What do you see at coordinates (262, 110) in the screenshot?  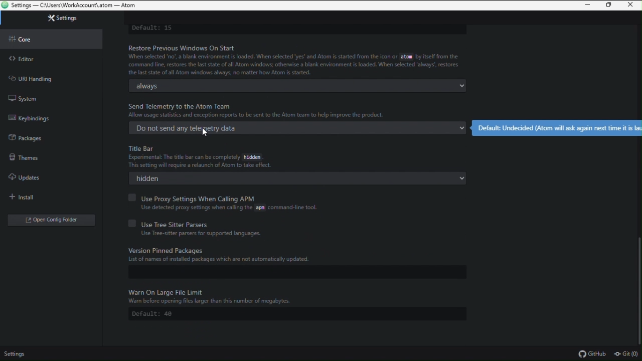 I see `Send Telemetry to the Atom Team Allow usage statistics and exception reports to be sent to the Atom to help improve the product` at bounding box center [262, 110].